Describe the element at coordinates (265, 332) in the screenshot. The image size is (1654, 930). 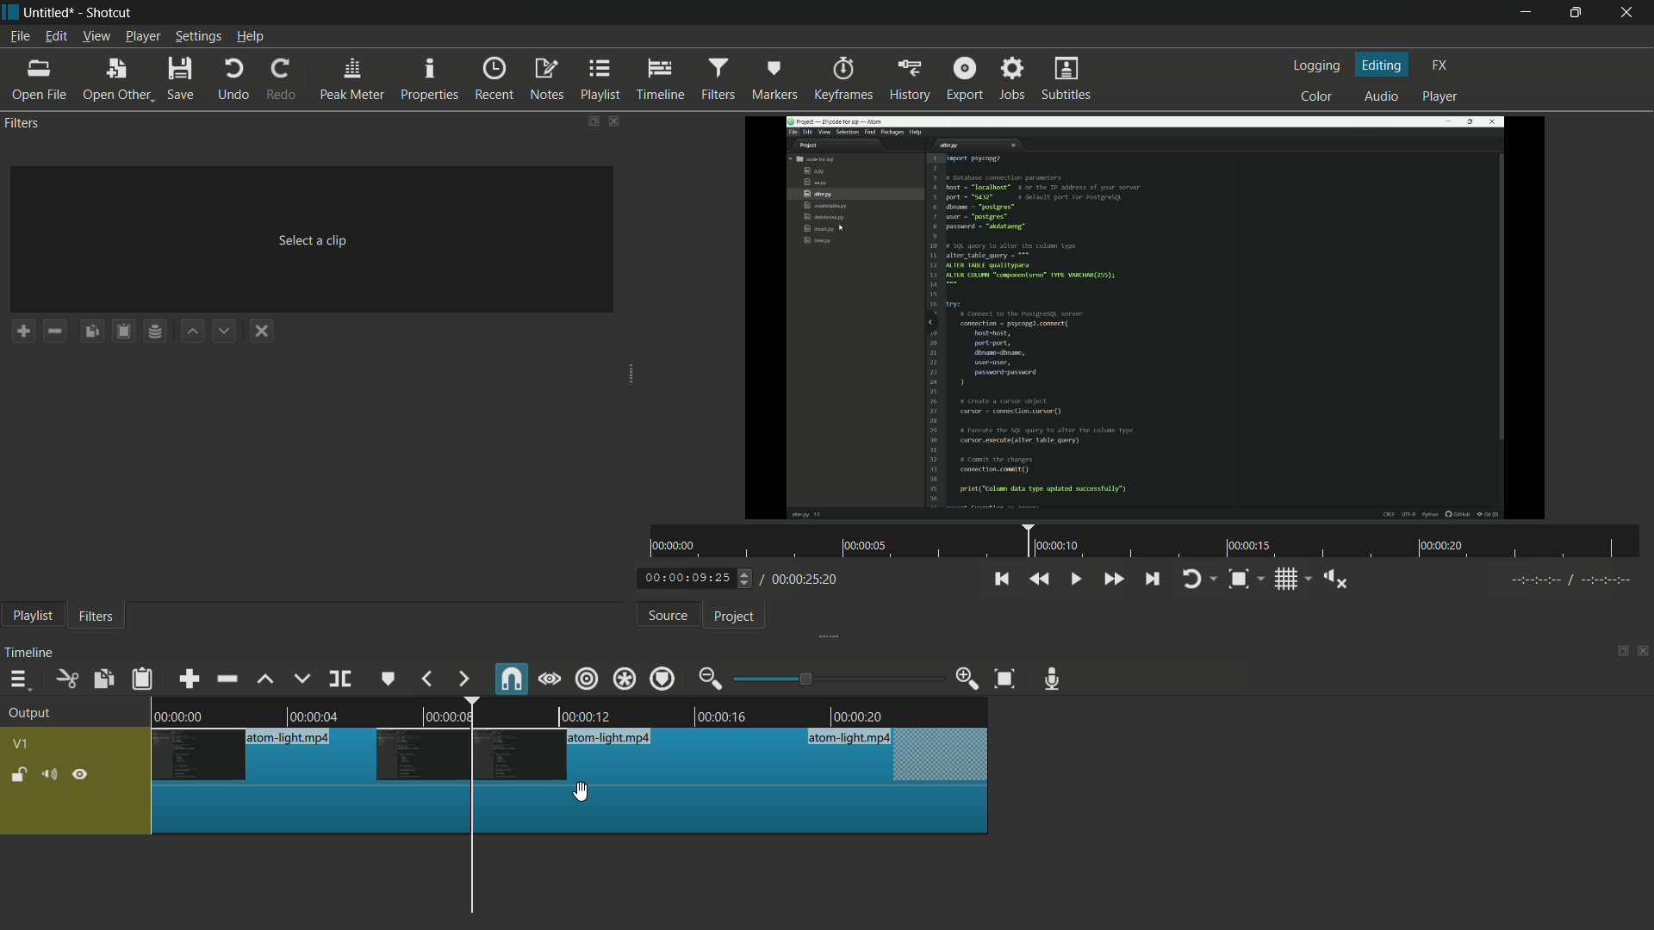
I see `deselect the filter` at that location.